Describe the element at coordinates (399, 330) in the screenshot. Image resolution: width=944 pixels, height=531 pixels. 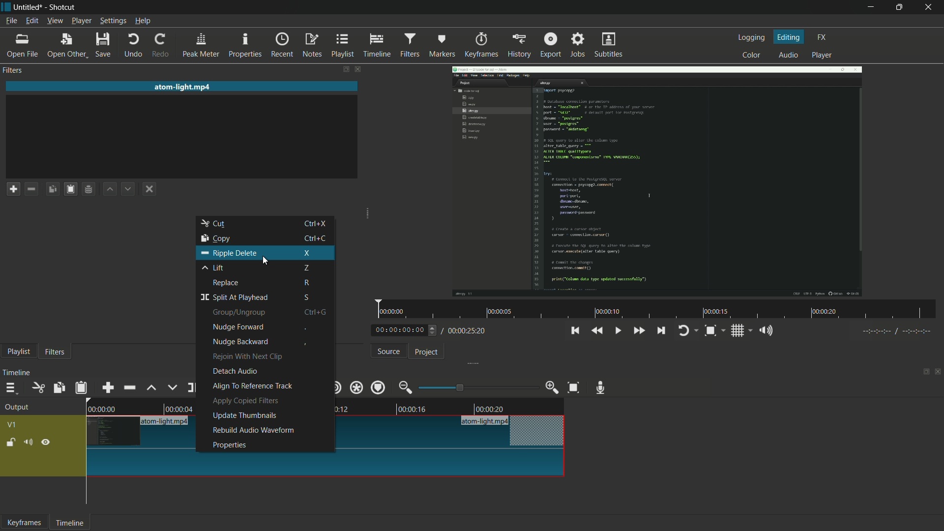
I see `current time` at that location.